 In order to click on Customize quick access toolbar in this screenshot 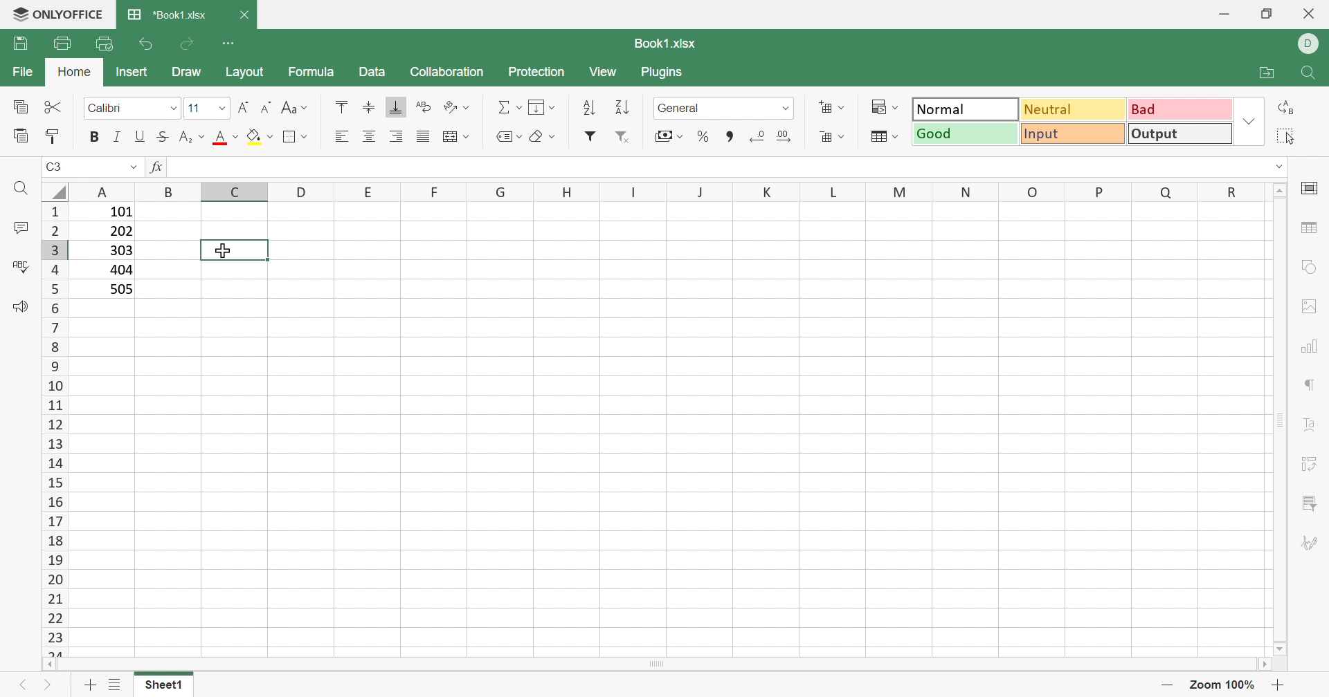, I will do `click(235, 44)`.